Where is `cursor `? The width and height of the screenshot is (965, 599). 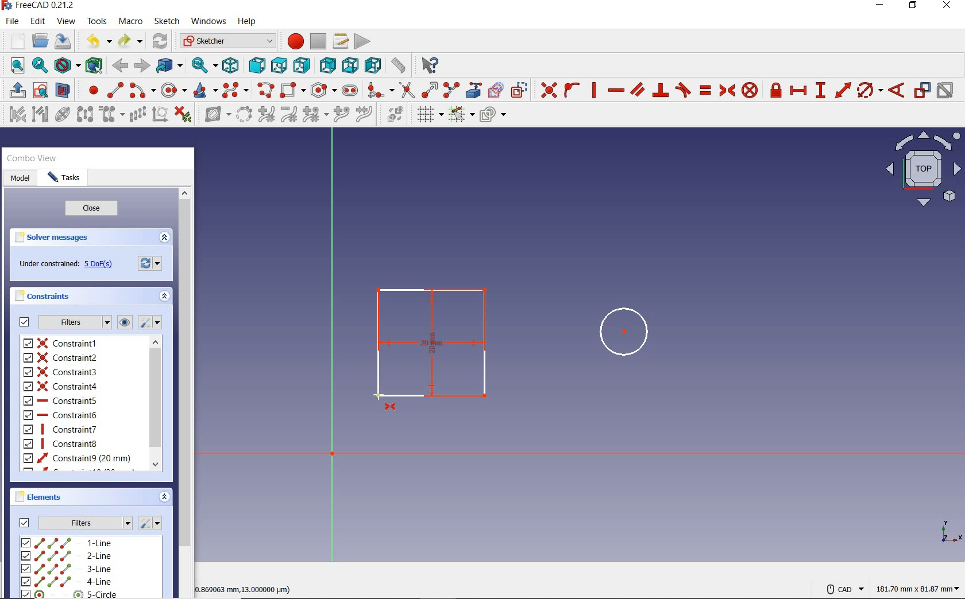 cursor  is located at coordinates (377, 395).